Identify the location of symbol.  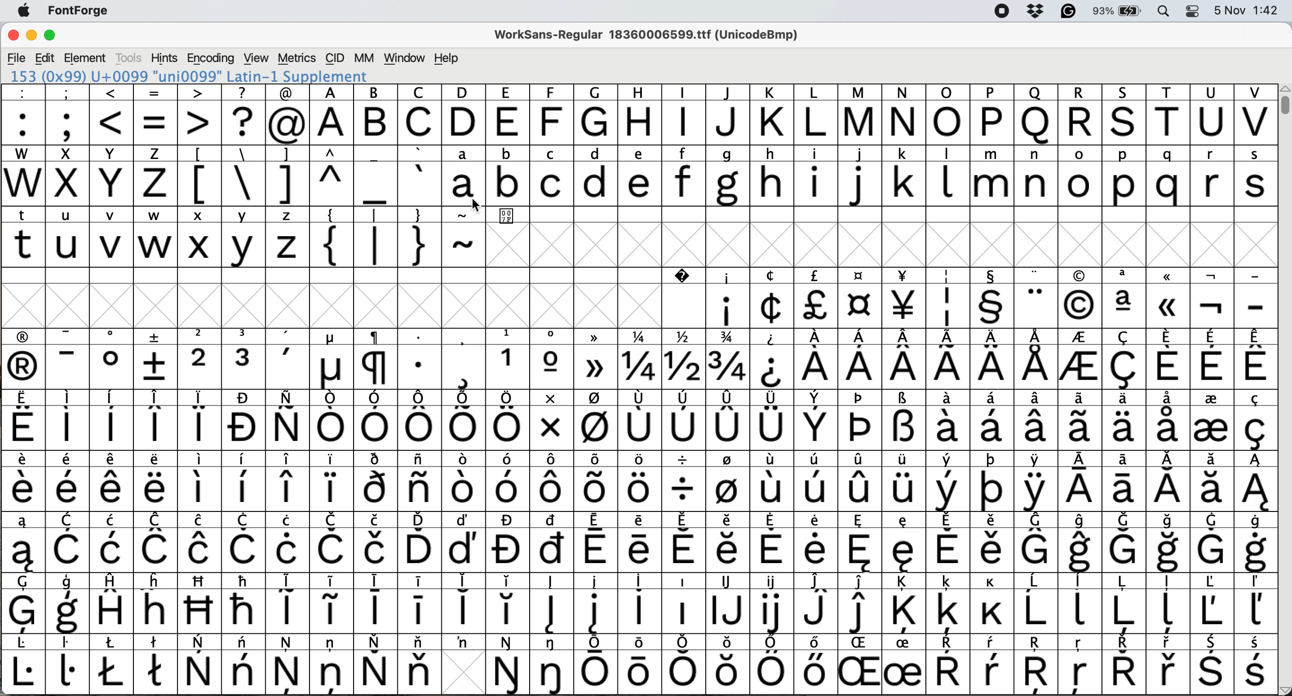
(509, 665).